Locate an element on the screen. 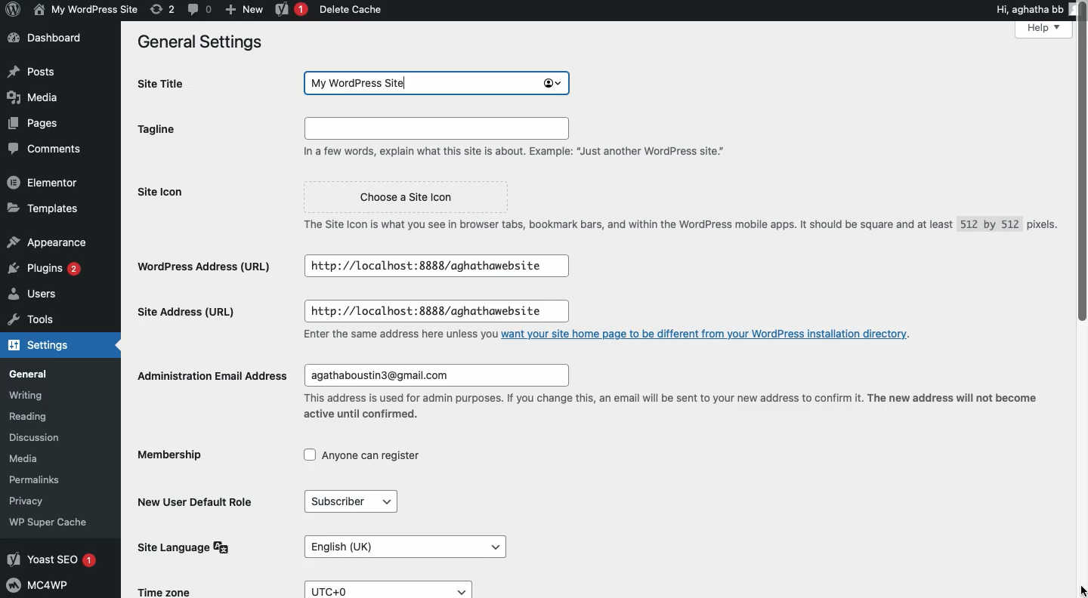 Image resolution: width=1088 pixels, height=598 pixels. http://localhost:8888/aghathawebsite is located at coordinates (437, 266).